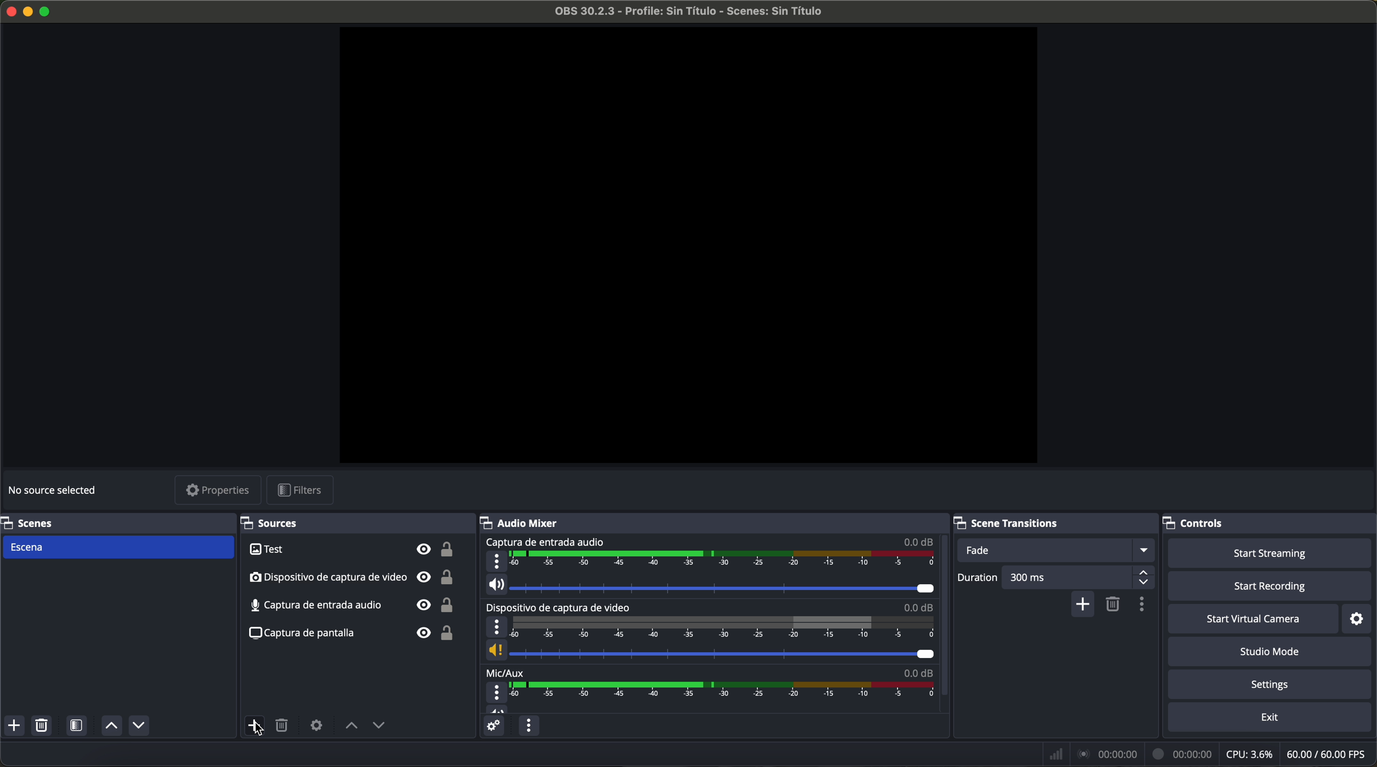  Describe the element at coordinates (41, 725) in the screenshot. I see `remove selected scenes` at that location.